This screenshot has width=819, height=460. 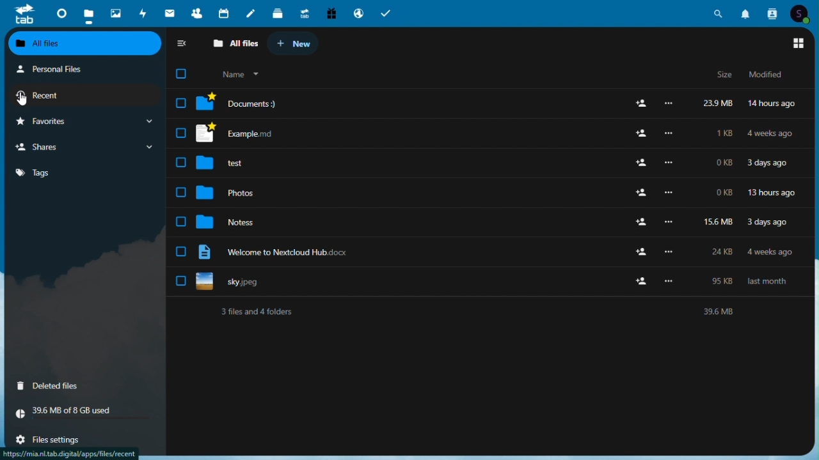 What do you see at coordinates (169, 13) in the screenshot?
I see `mail` at bounding box center [169, 13].